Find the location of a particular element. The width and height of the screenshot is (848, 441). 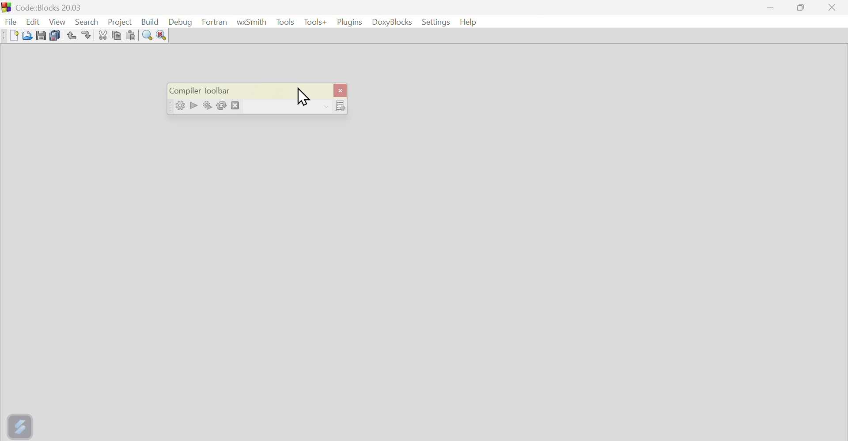

new is located at coordinates (9, 35).